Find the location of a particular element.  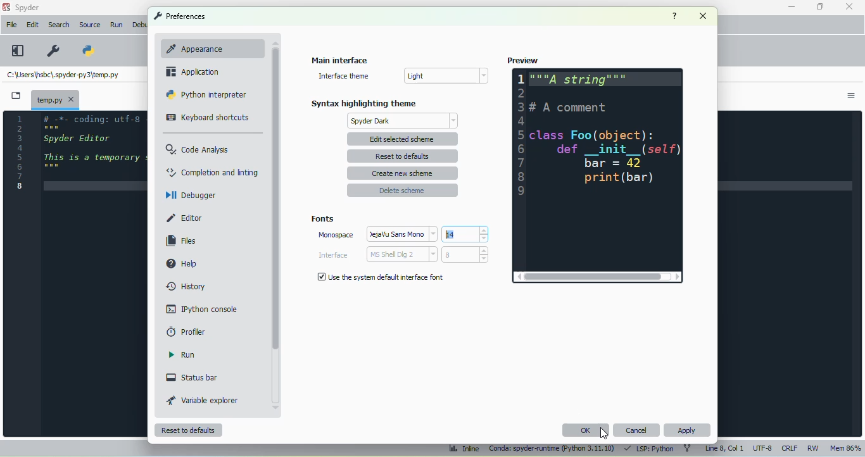

conda: spyder-runtime (python 3. 11. 10) is located at coordinates (552, 449).